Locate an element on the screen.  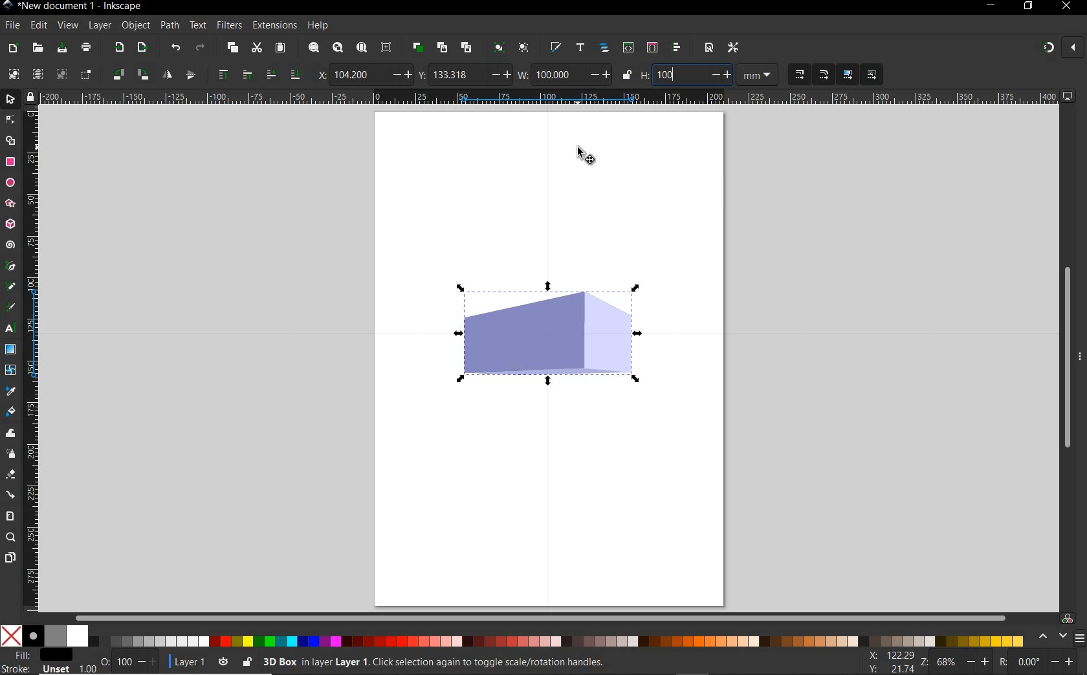
dropper tool is located at coordinates (12, 391).